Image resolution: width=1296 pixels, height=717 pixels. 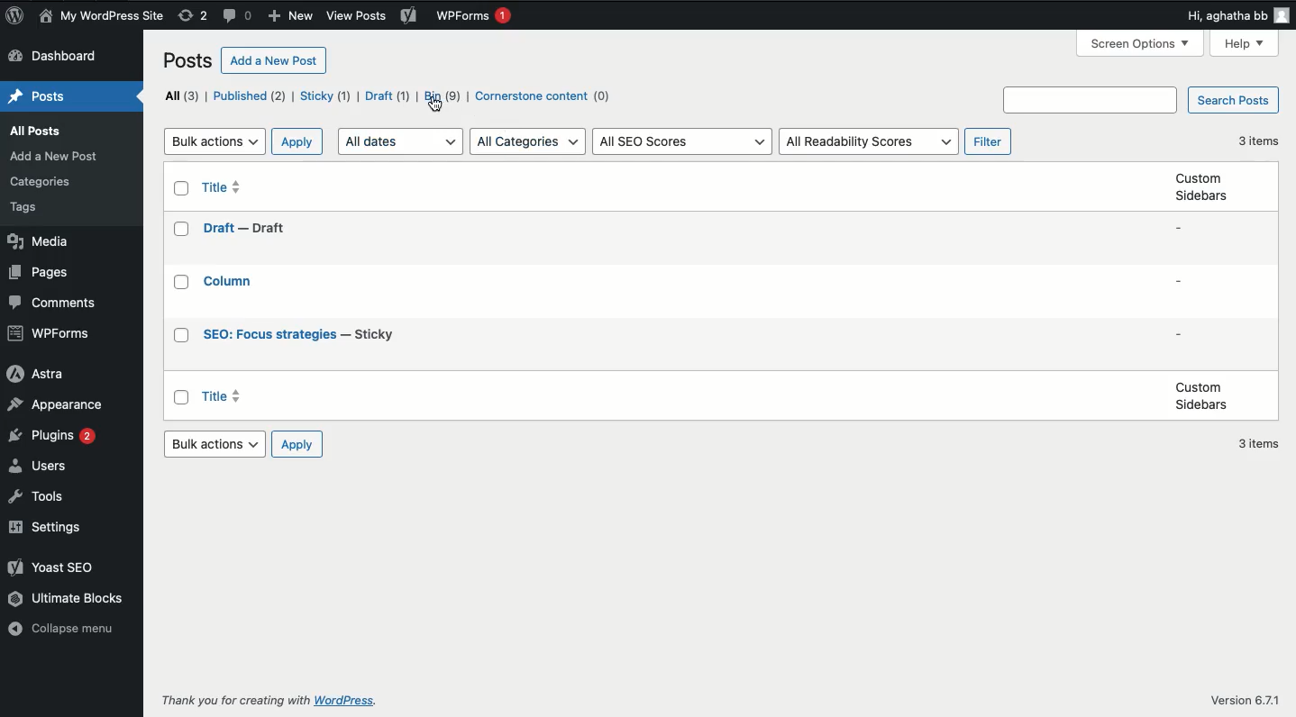 I want to click on Checkbox, so click(x=182, y=188).